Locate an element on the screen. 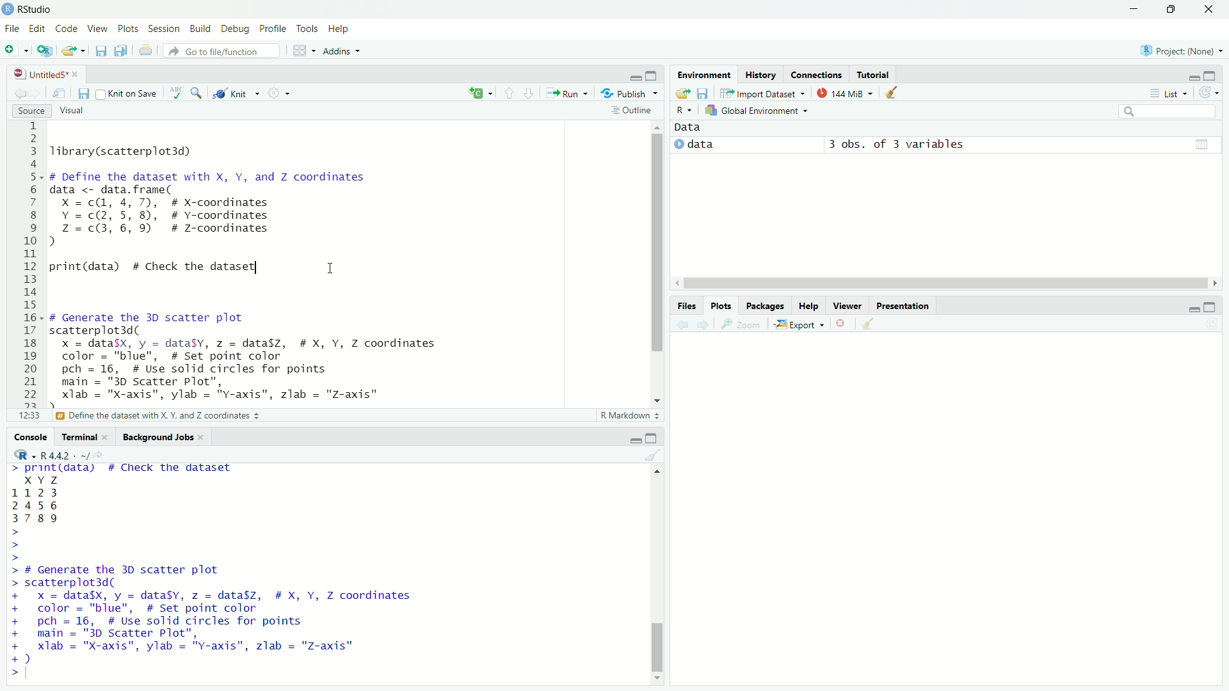 The image size is (1229, 691). minimize is located at coordinates (1132, 9).